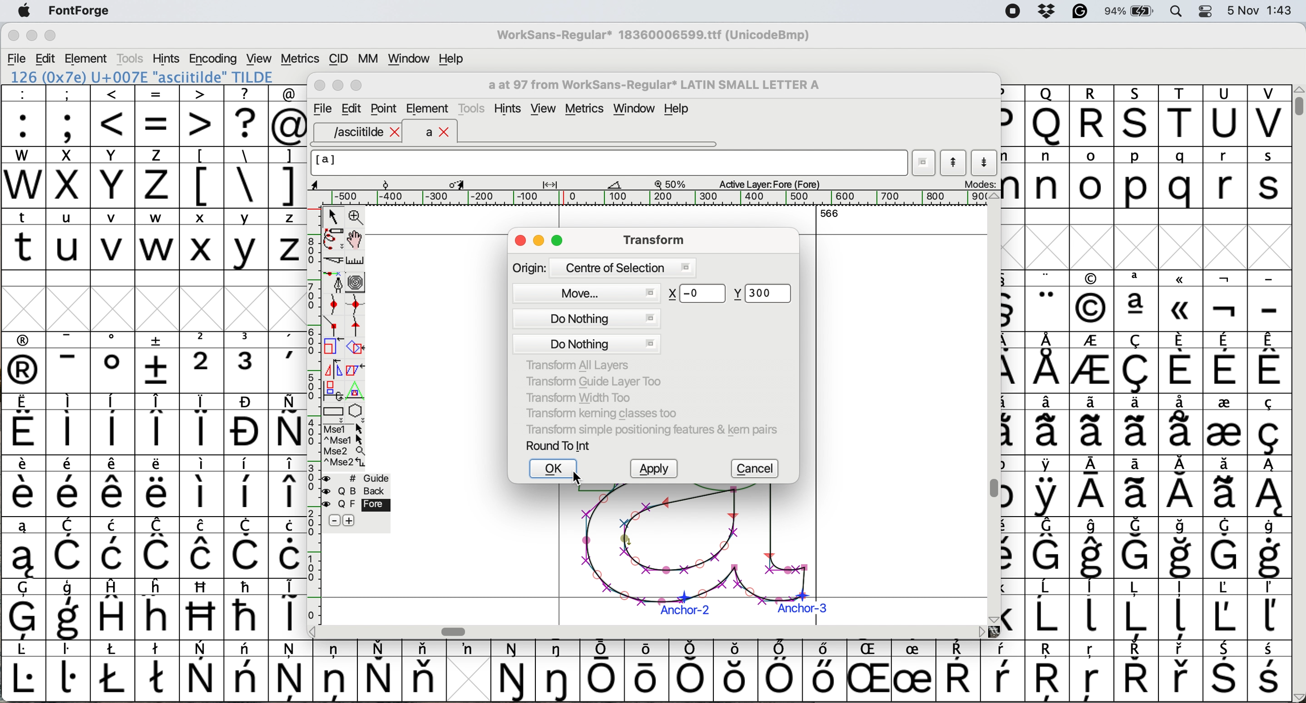  I want to click on scroll button, so click(994, 197).